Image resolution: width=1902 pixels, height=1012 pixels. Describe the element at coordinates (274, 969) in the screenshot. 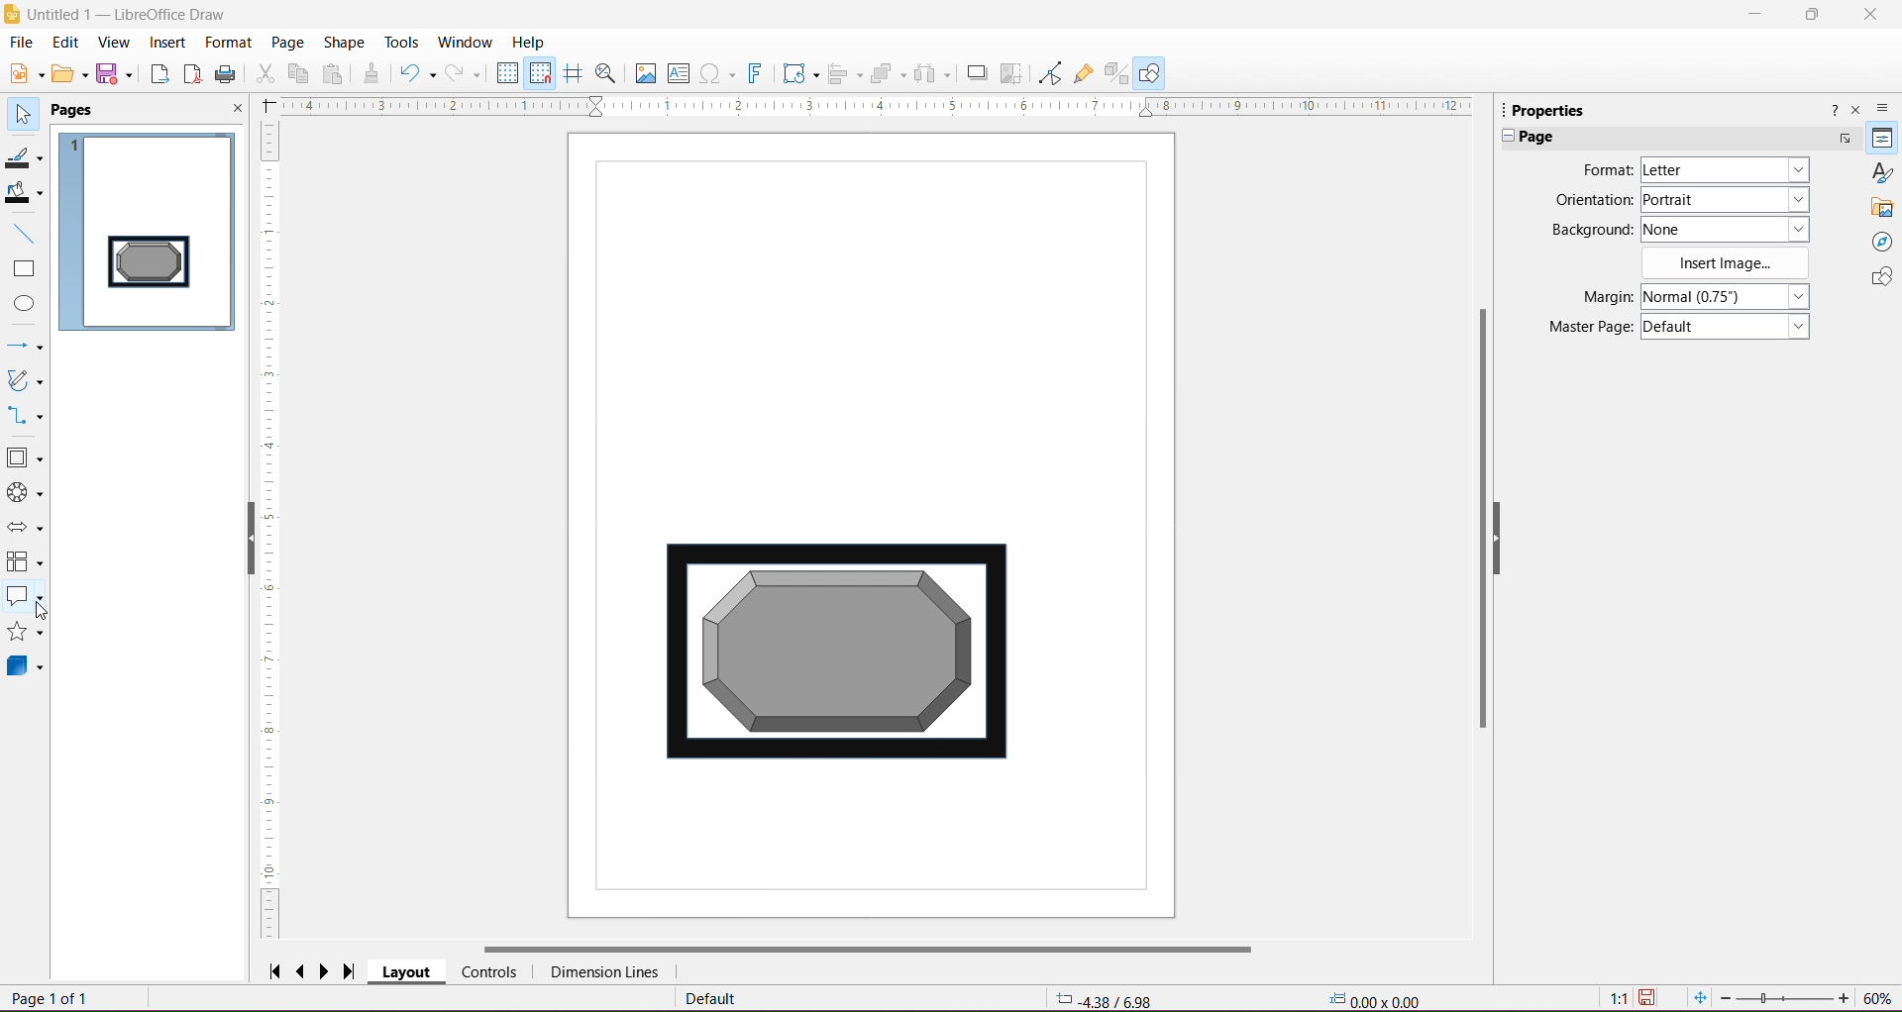

I see `Scroll to first page` at that location.